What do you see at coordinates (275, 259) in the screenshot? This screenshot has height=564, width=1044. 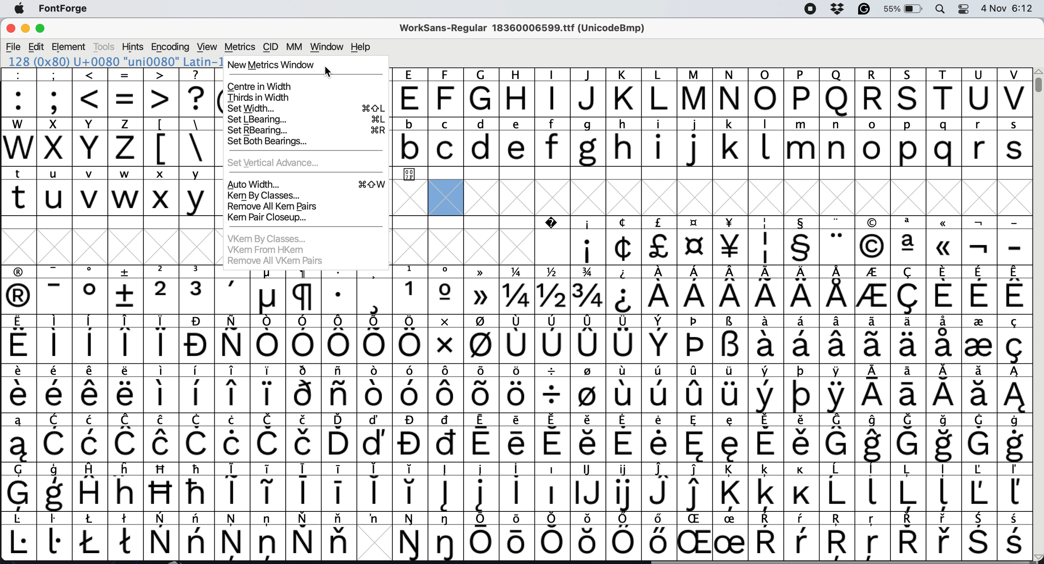 I see `remove all vkem pairs` at bounding box center [275, 259].